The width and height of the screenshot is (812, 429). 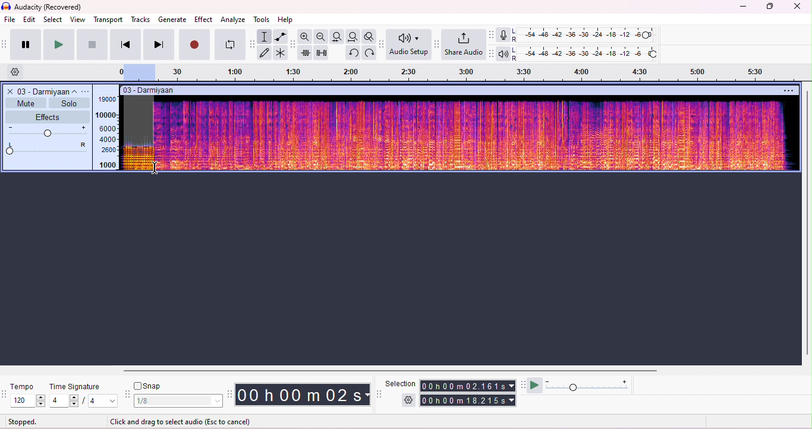 What do you see at coordinates (456, 73) in the screenshot?
I see `timeline` at bounding box center [456, 73].